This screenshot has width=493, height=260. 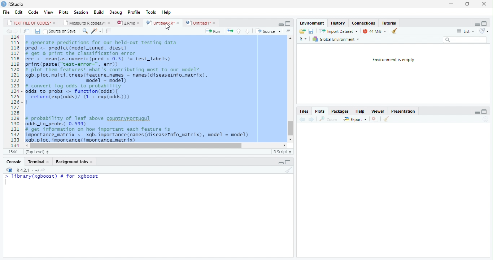 I want to click on Clean, so click(x=394, y=31).